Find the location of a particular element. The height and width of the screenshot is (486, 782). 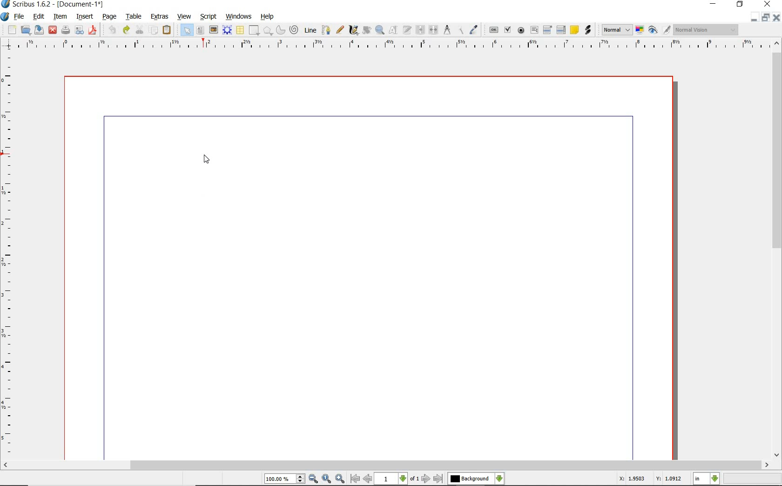

extras is located at coordinates (160, 17).